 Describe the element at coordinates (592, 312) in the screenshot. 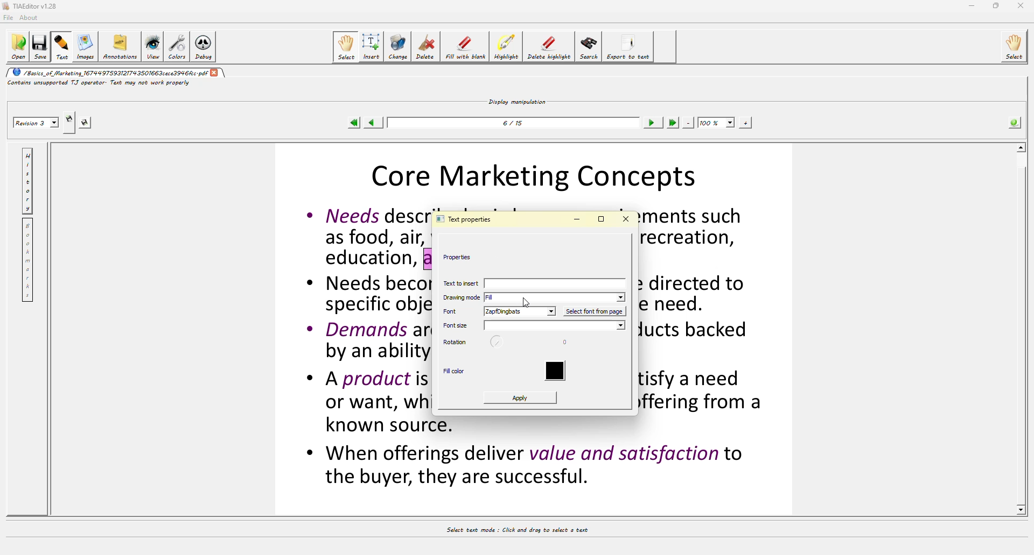

I see `select font from page` at that location.